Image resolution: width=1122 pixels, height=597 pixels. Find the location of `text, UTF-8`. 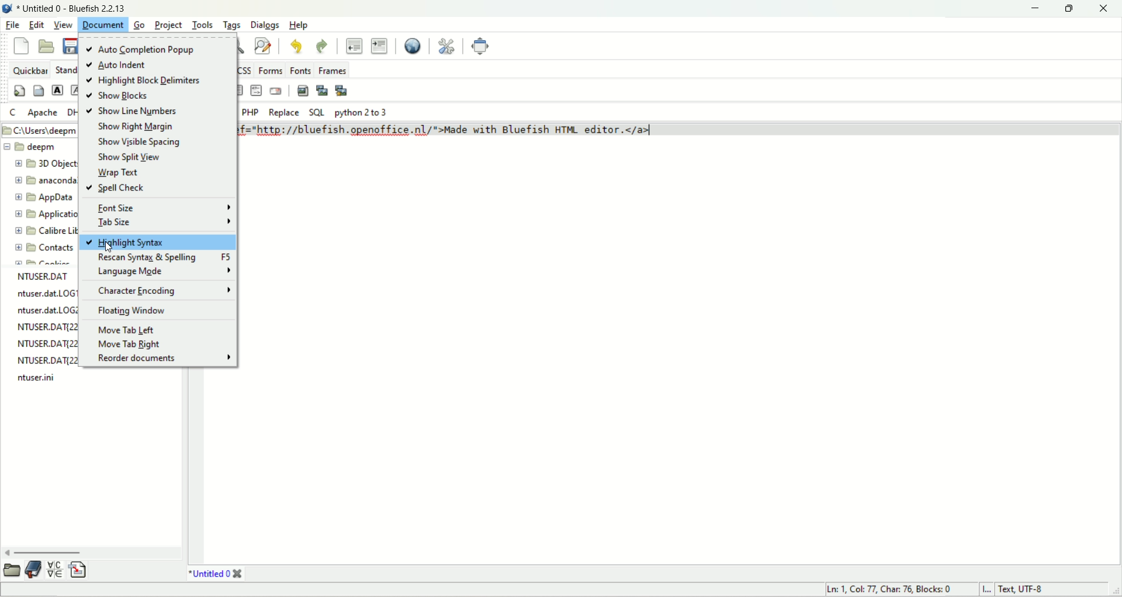

text, UTF-8 is located at coordinates (1029, 590).